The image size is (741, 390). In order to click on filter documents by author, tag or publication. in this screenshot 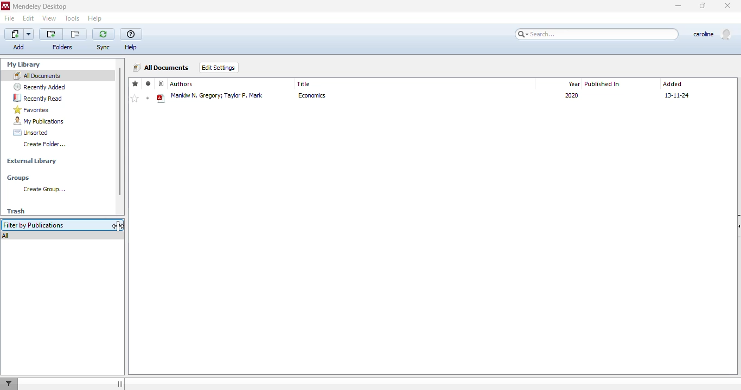, I will do `click(11, 384)`.